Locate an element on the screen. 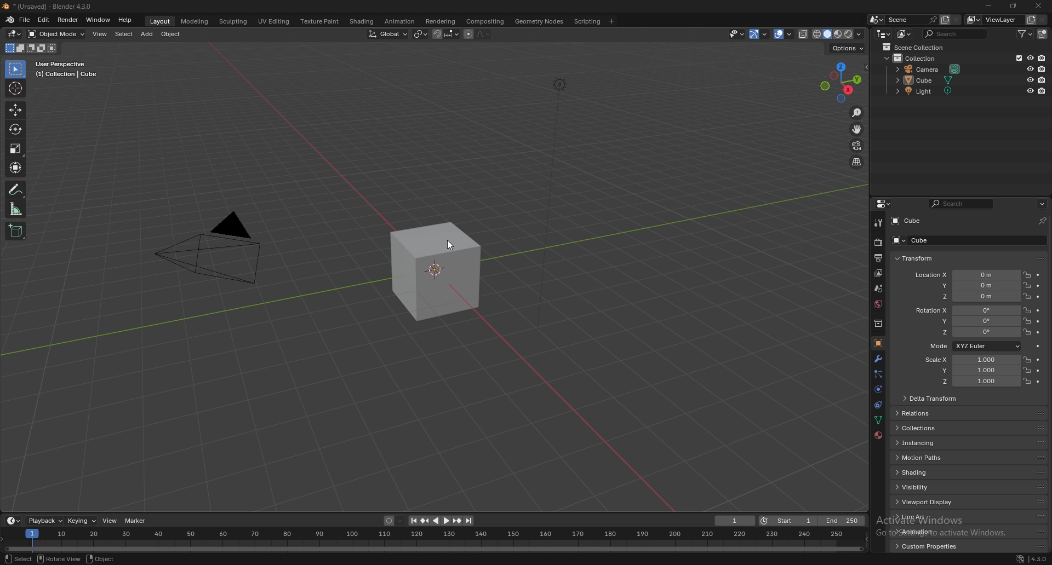 The image size is (1052, 565). snapping is located at coordinates (445, 34).